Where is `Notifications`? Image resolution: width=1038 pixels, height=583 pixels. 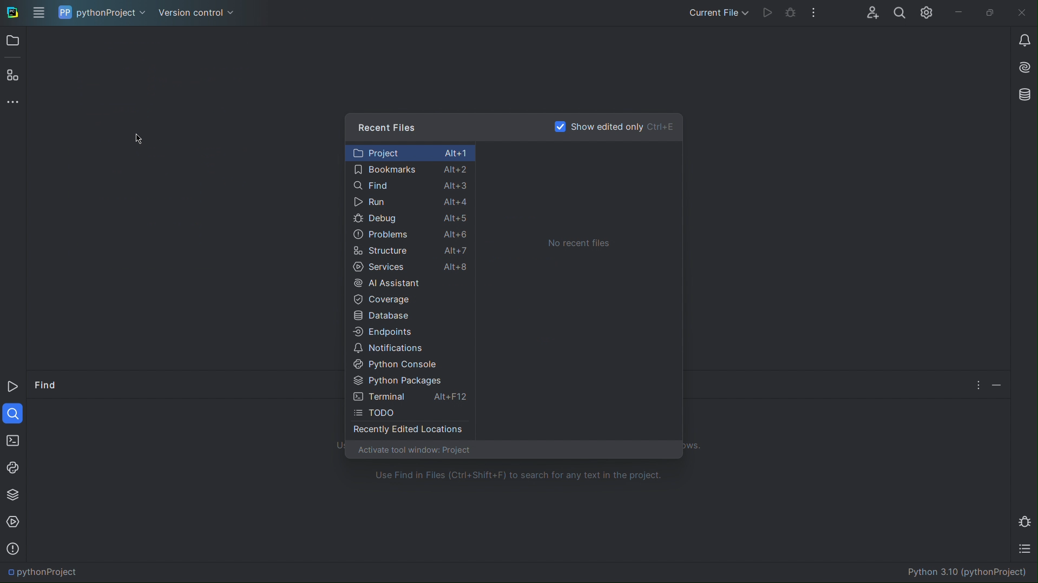
Notifications is located at coordinates (410, 348).